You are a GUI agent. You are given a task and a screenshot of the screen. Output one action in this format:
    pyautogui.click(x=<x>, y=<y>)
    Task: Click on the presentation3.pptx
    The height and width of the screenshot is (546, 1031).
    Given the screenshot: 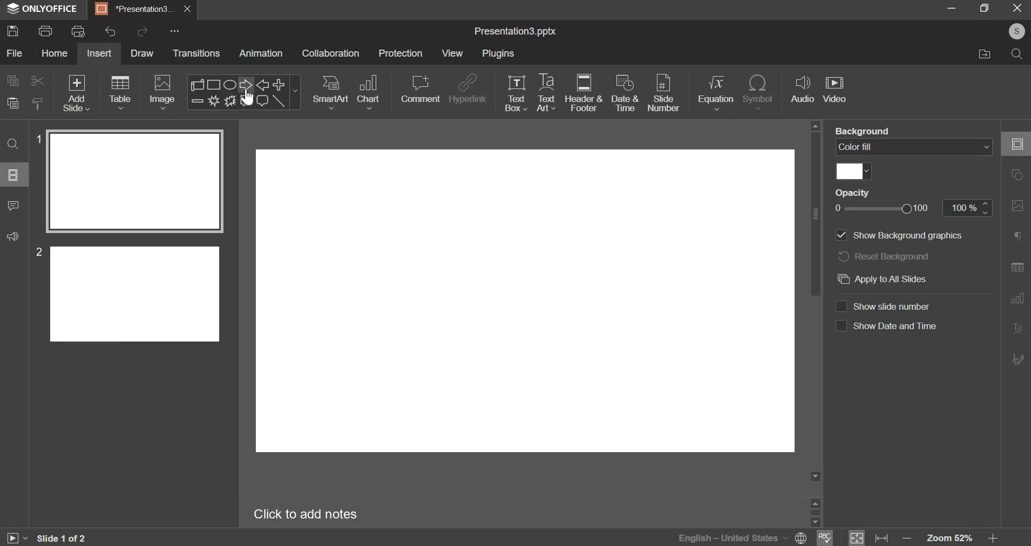 What is the action you would take?
    pyautogui.click(x=515, y=32)
    